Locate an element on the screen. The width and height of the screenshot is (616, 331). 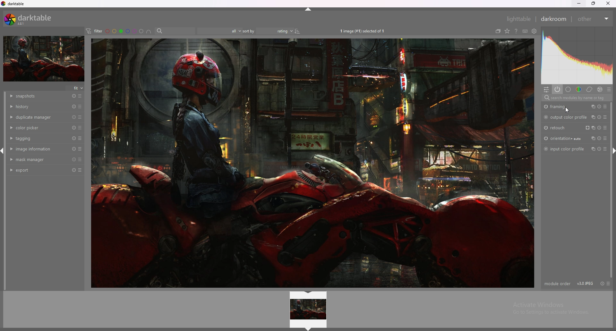
presets is located at coordinates (606, 139).